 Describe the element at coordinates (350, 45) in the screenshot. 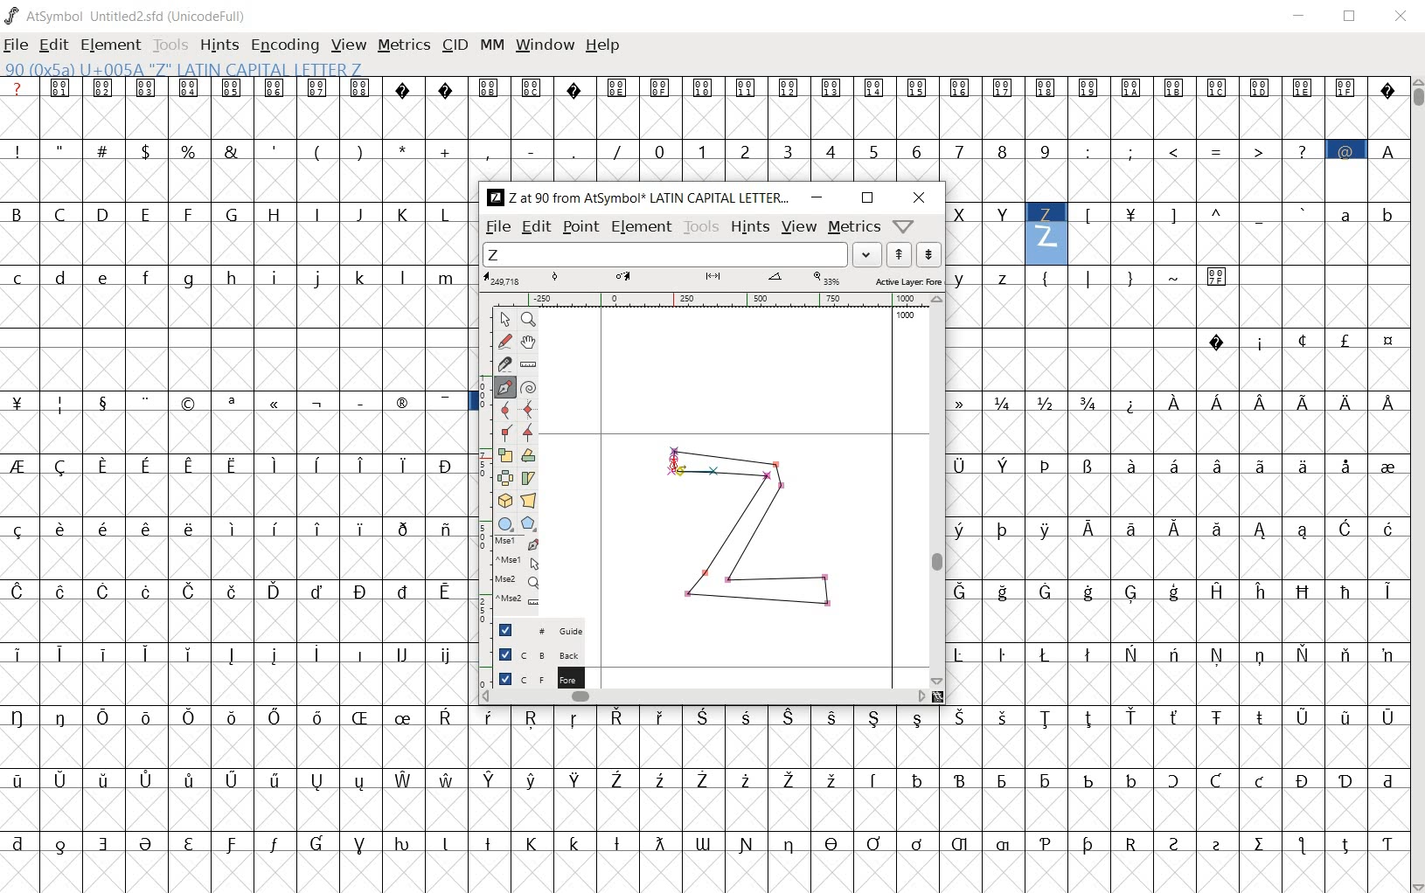

I see `view` at that location.